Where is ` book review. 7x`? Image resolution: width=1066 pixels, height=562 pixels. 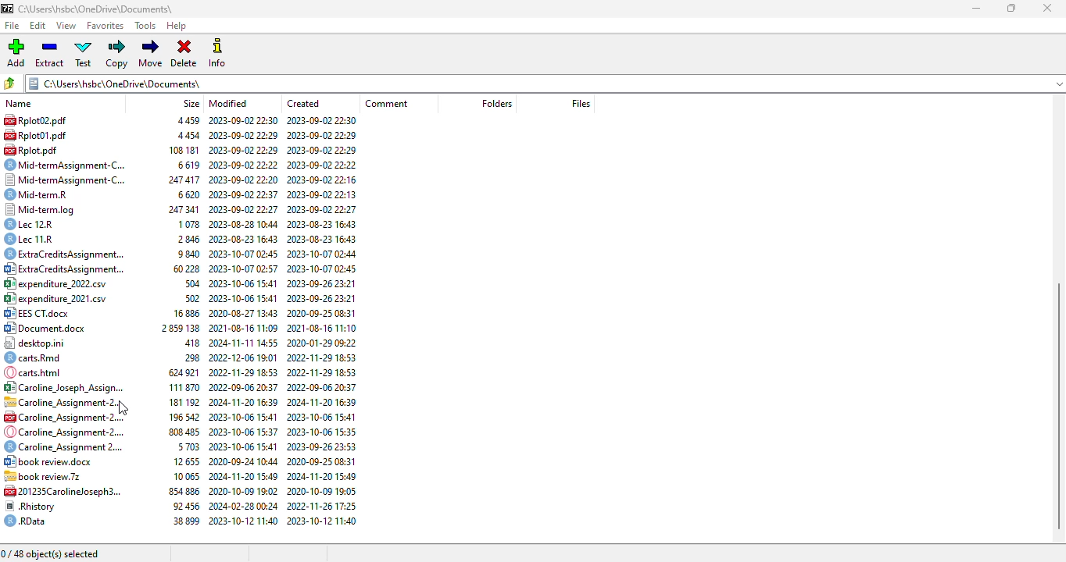  book review. 7x is located at coordinates (47, 475).